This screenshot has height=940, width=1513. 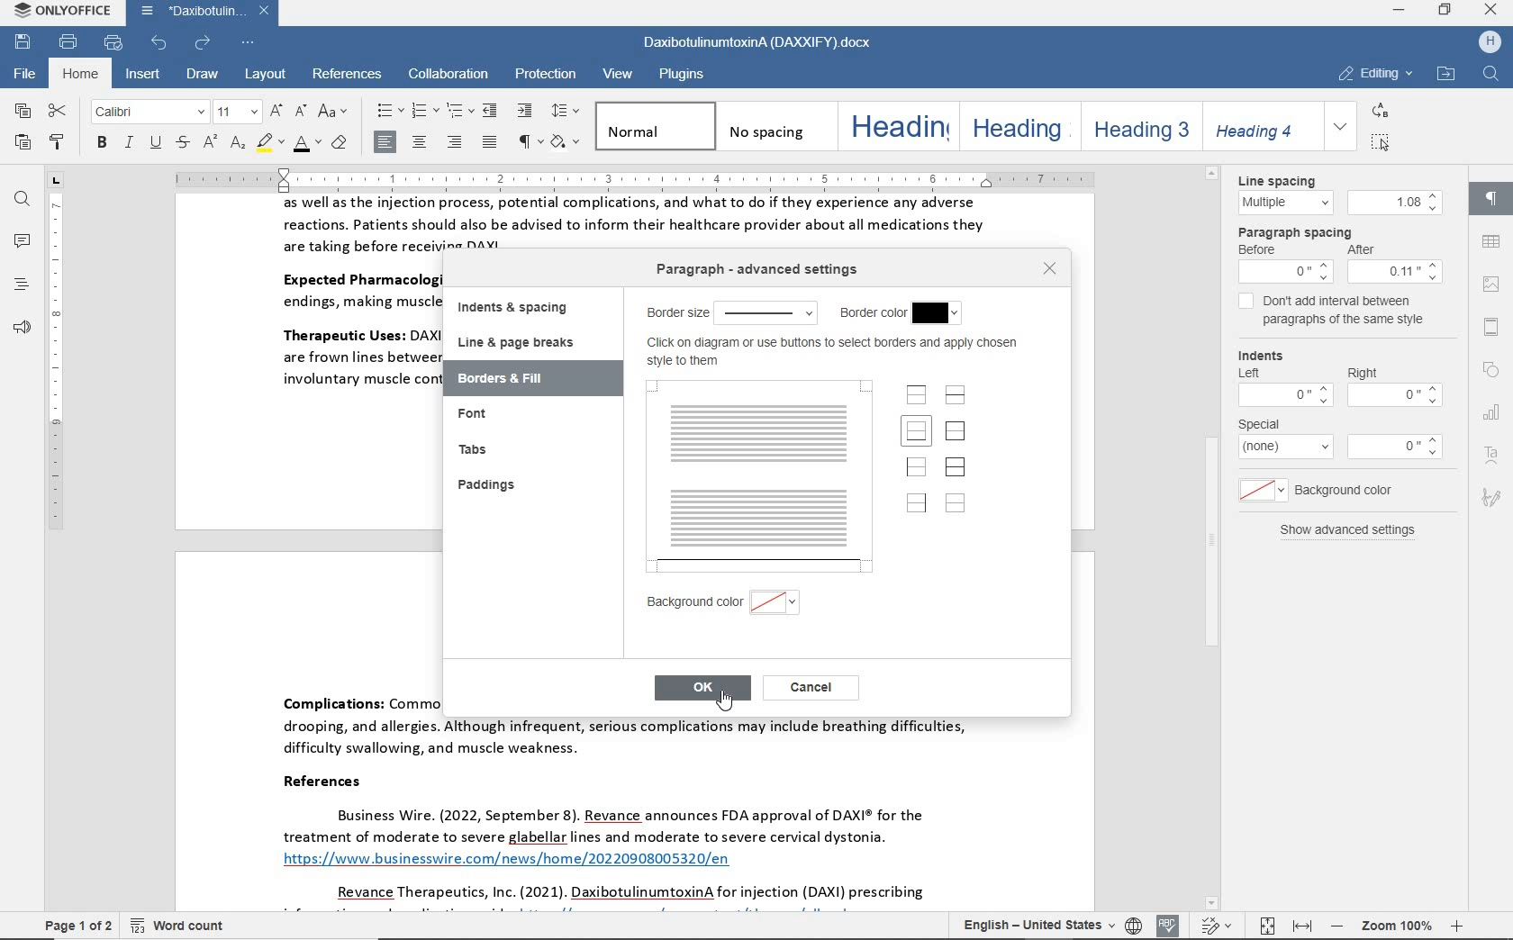 What do you see at coordinates (386, 141) in the screenshot?
I see `align left` at bounding box center [386, 141].